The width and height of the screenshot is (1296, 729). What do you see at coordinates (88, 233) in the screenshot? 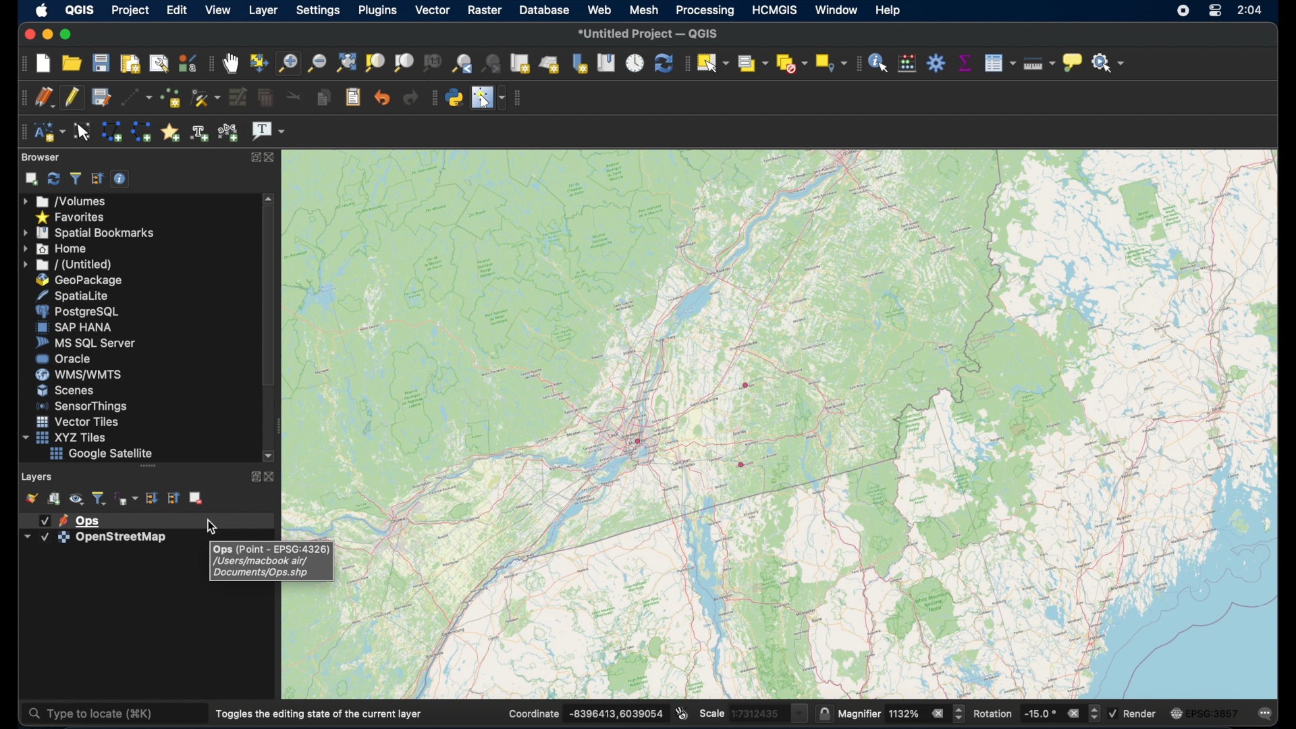
I see `spatial bookmarks` at bounding box center [88, 233].